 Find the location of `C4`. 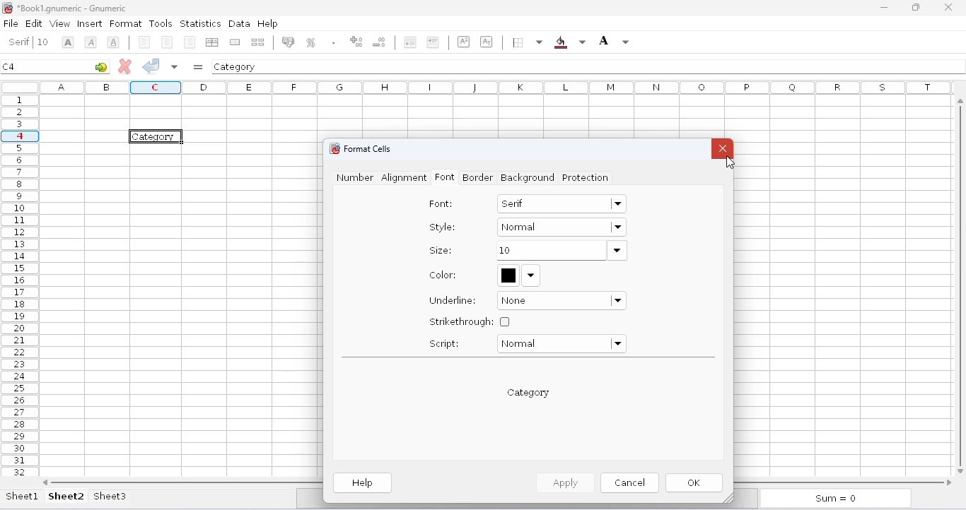

C4 is located at coordinates (9, 66).